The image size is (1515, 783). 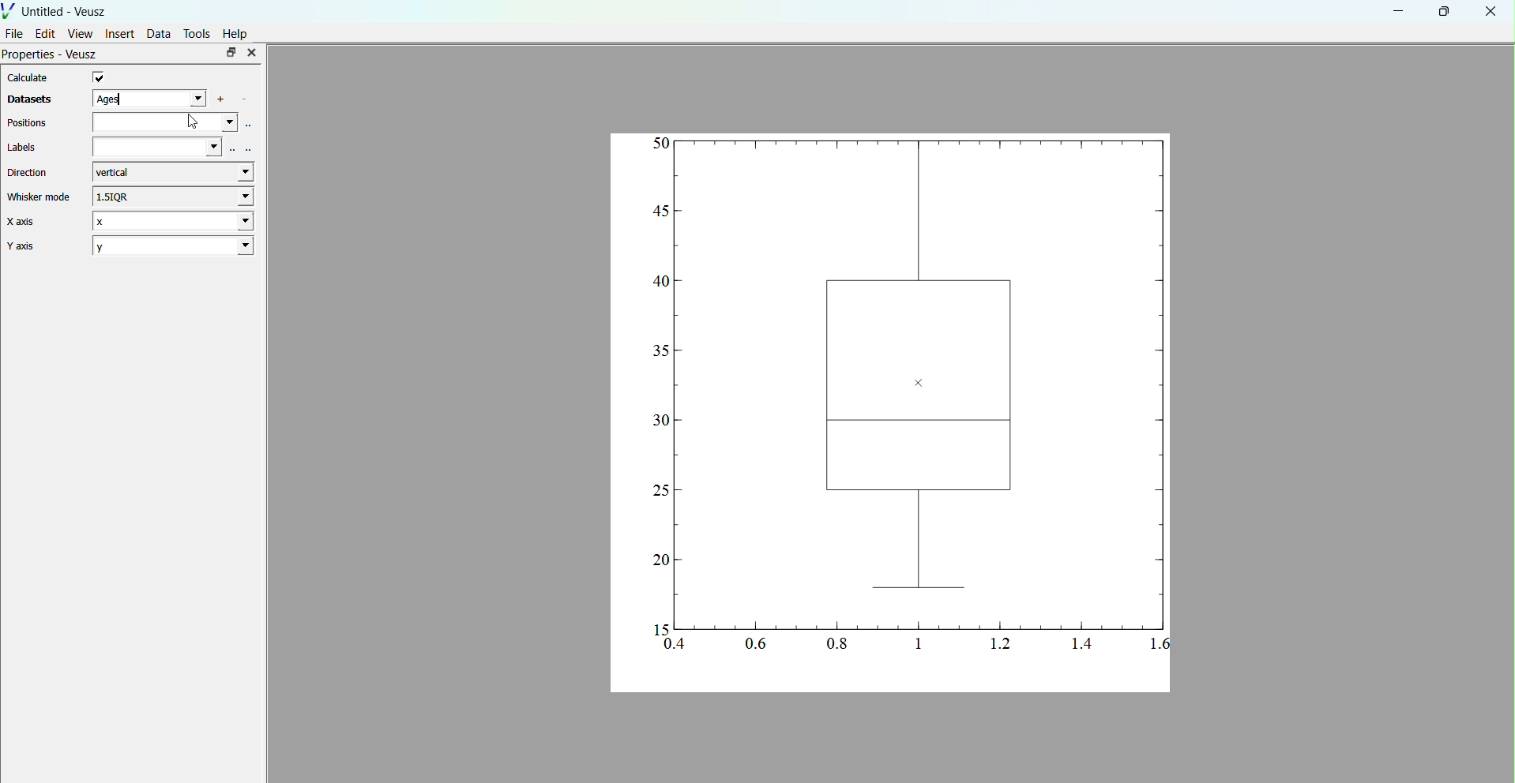 What do you see at coordinates (30, 99) in the screenshot?
I see `Datasets` at bounding box center [30, 99].